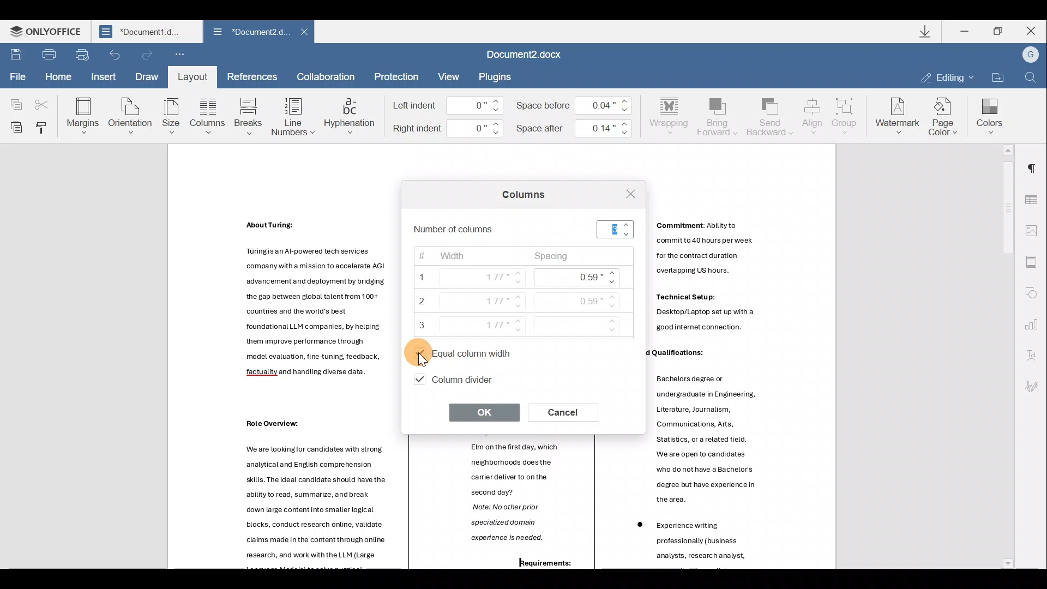 This screenshot has height=589, width=1047. What do you see at coordinates (526, 229) in the screenshot?
I see `Number of columns` at bounding box center [526, 229].